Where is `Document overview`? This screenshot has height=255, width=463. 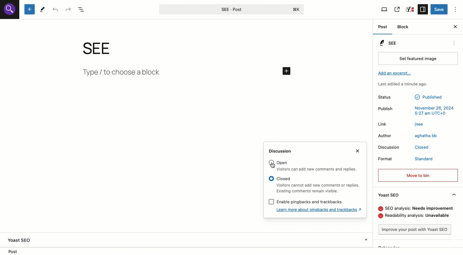
Document overview is located at coordinates (82, 9).